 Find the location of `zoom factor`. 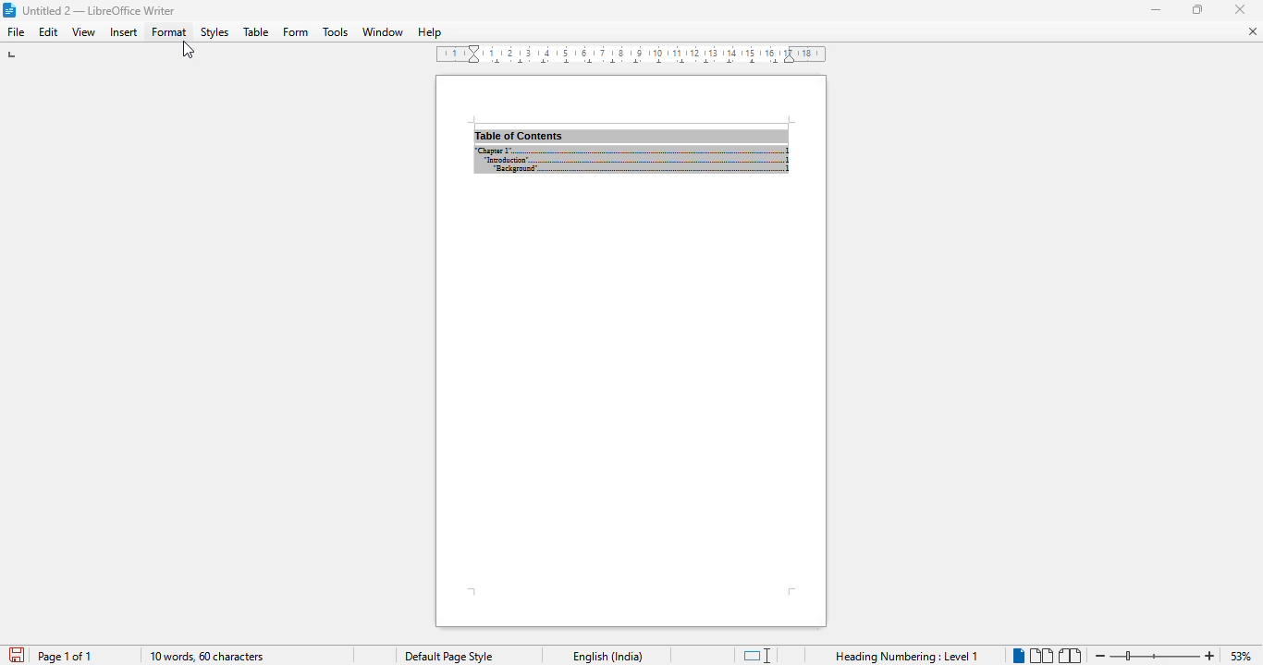

zoom factor is located at coordinates (1240, 656).